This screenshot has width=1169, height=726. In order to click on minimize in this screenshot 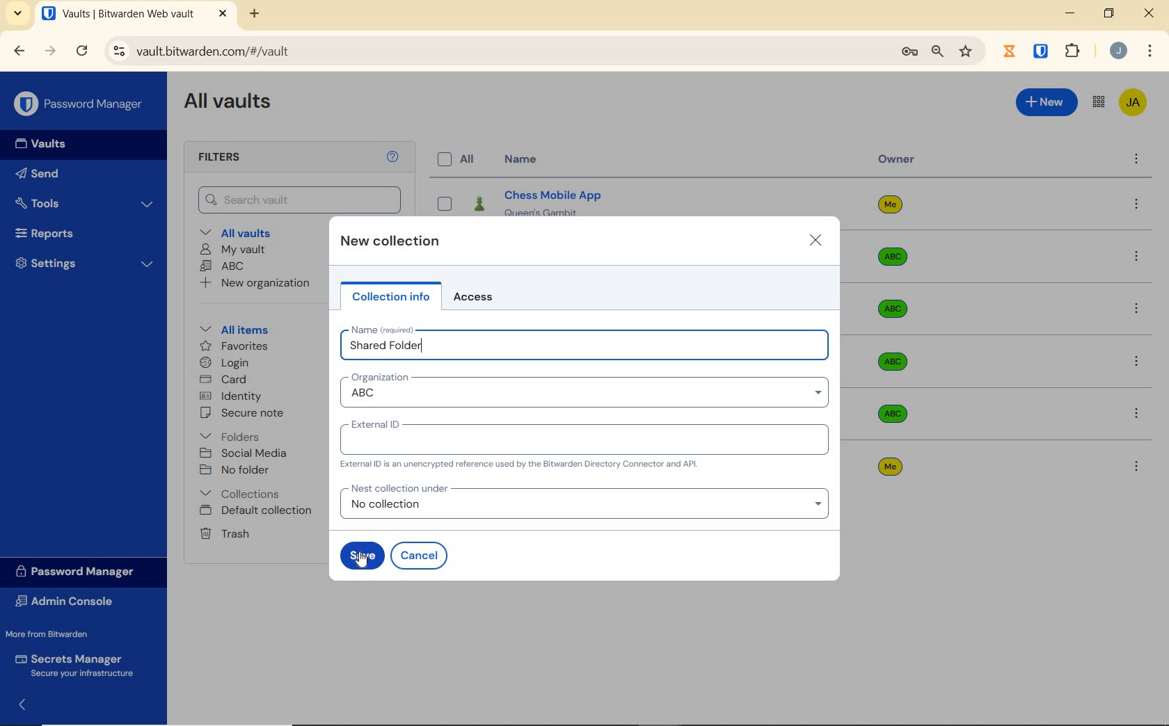, I will do `click(1072, 13)`.